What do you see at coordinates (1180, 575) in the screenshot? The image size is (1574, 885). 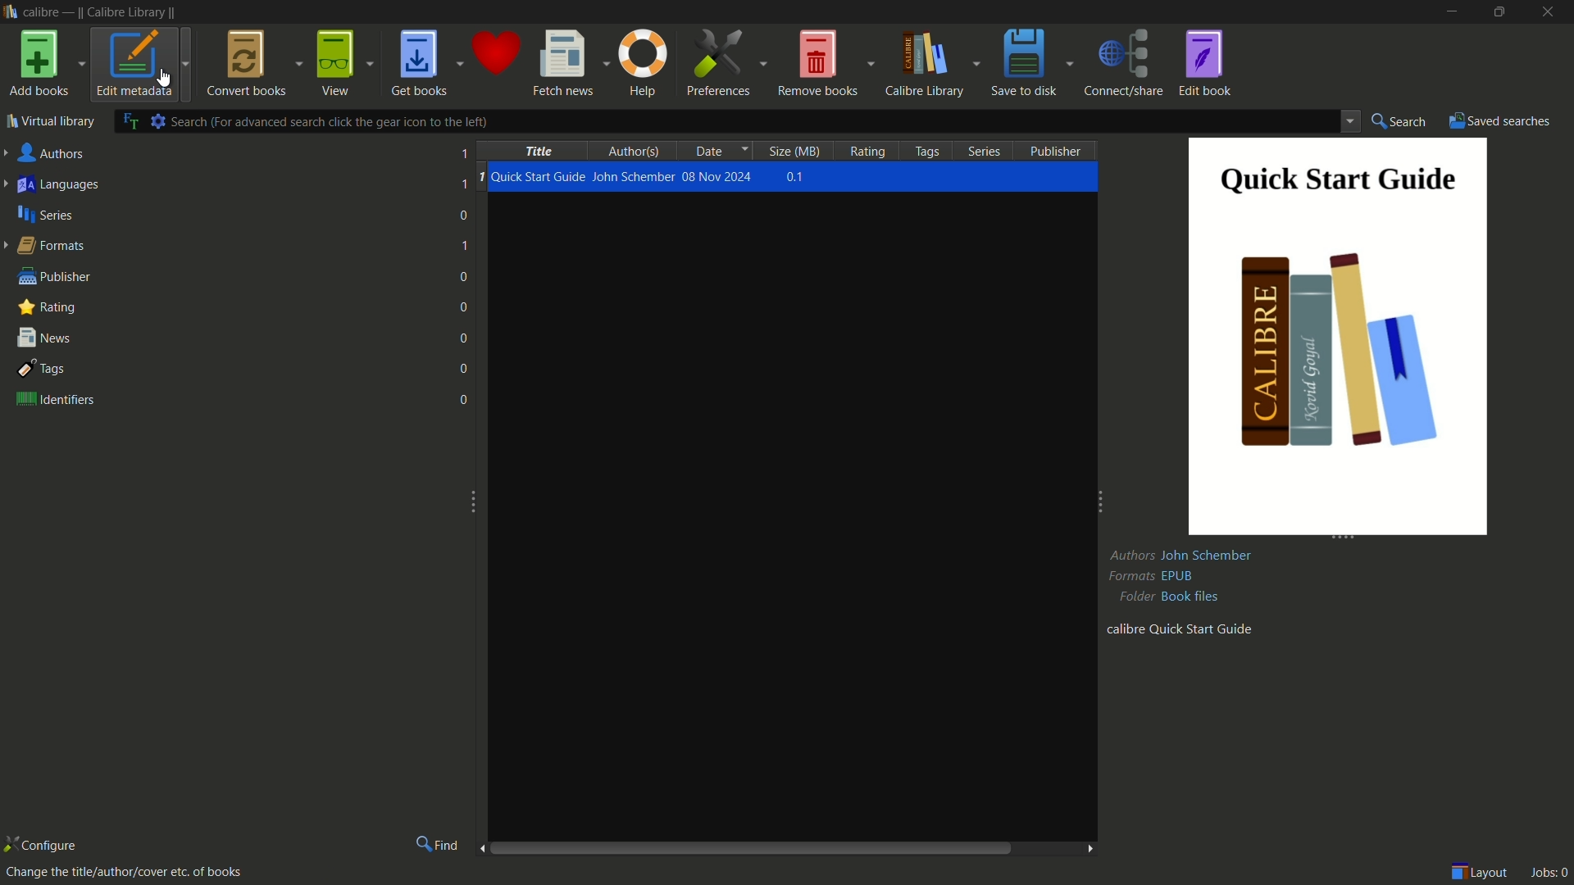 I see `epub` at bounding box center [1180, 575].